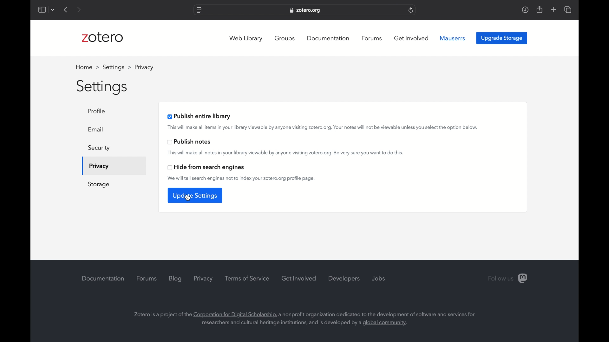 This screenshot has height=342, width=609. What do you see at coordinates (117, 67) in the screenshot?
I see `settings` at bounding box center [117, 67].